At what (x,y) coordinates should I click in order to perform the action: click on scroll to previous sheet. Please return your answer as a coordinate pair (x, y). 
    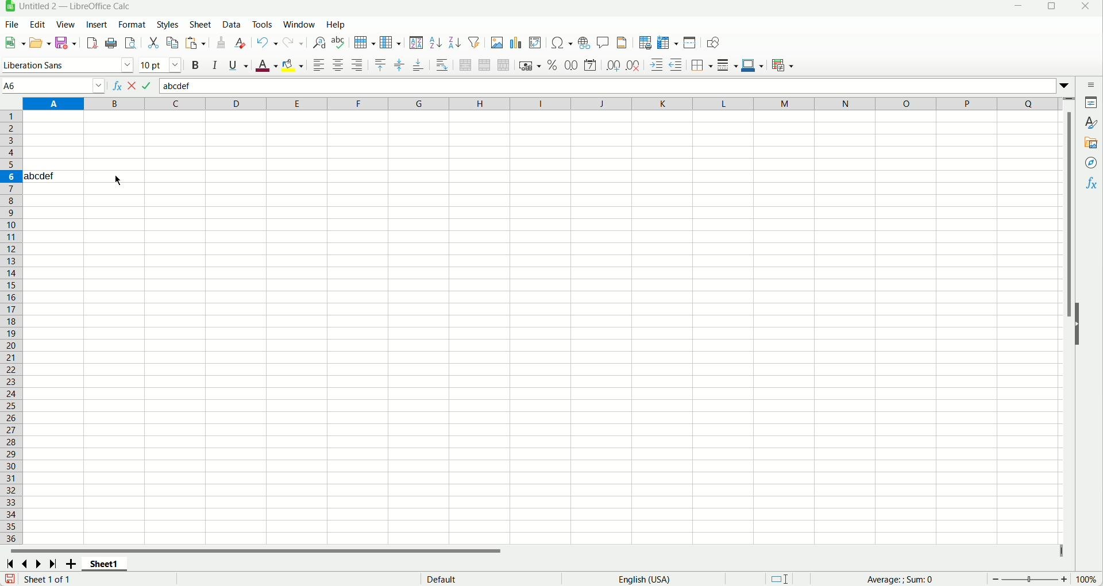
    Looking at the image, I should click on (26, 562).